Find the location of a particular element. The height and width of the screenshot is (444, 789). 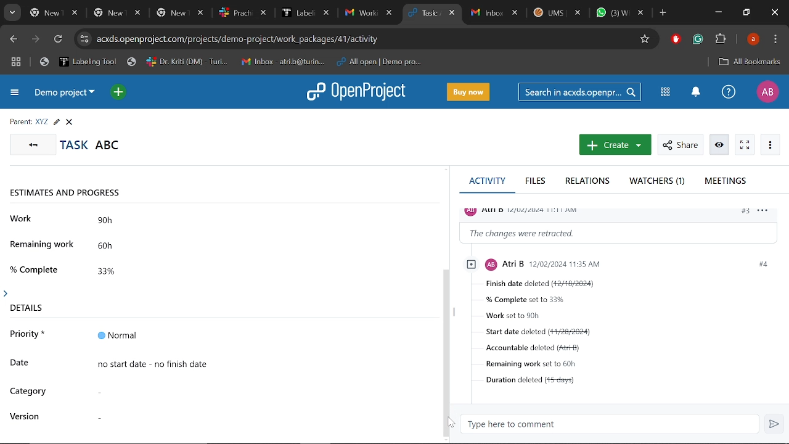

Buy now is located at coordinates (470, 92).